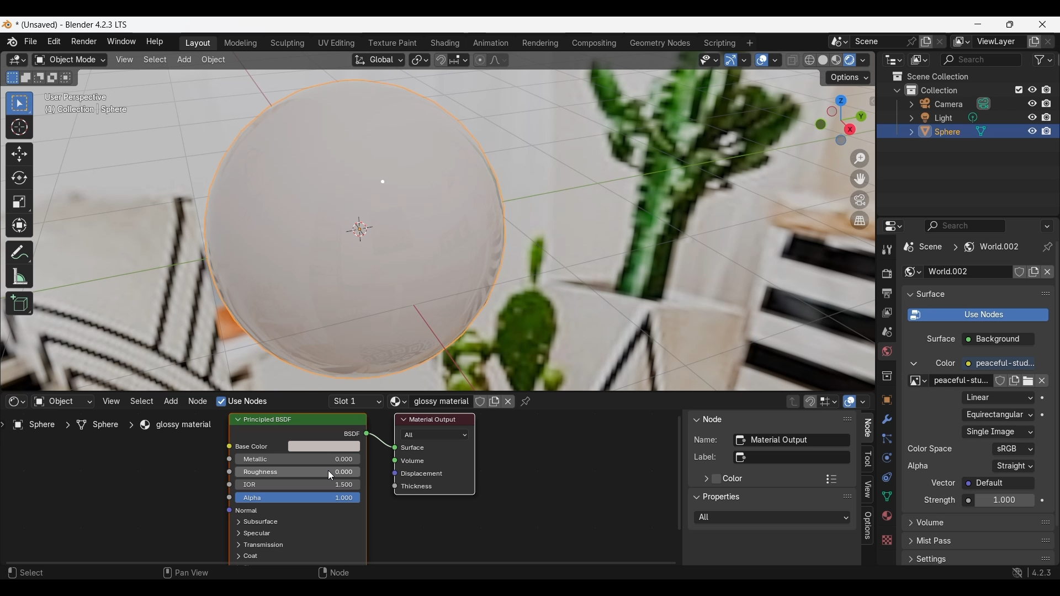 Image resolution: width=1060 pixels, height=596 pixels. Describe the element at coordinates (978, 24) in the screenshot. I see `Minimize` at that location.